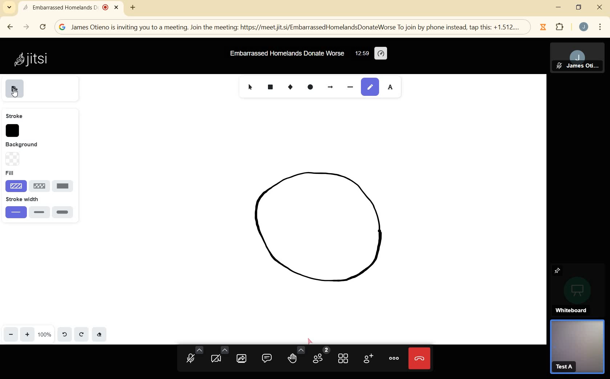 This screenshot has height=379, width=610. Describe the element at coordinates (15, 131) in the screenshot. I see `stroke color` at that location.